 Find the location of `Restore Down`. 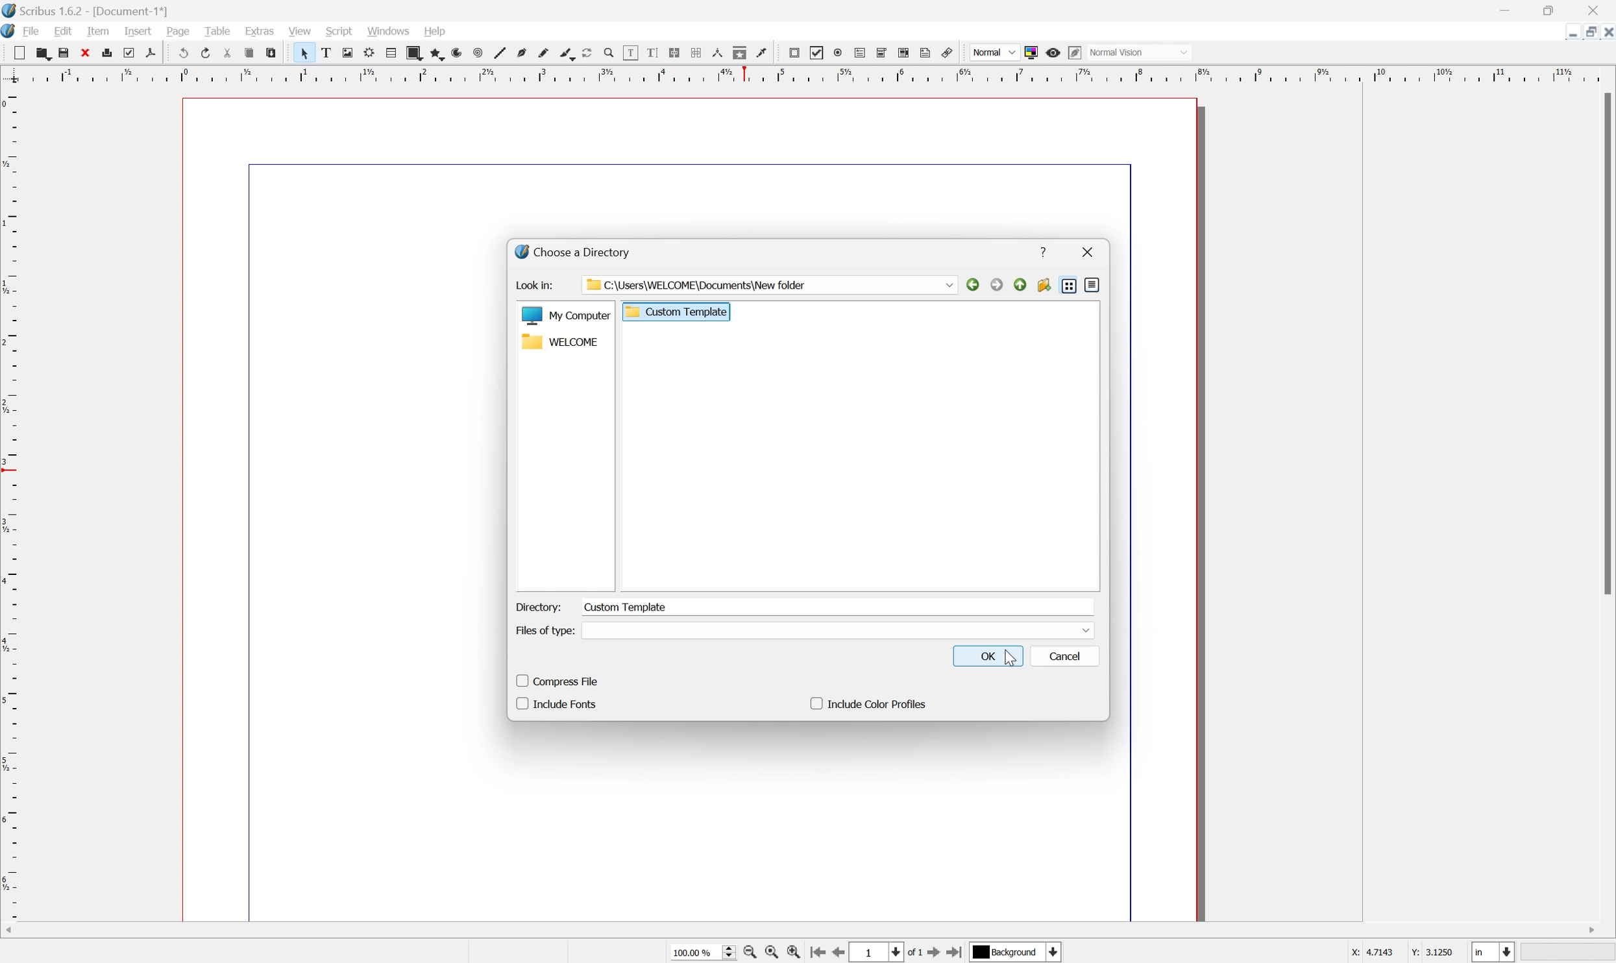

Restore Down is located at coordinates (1552, 11).